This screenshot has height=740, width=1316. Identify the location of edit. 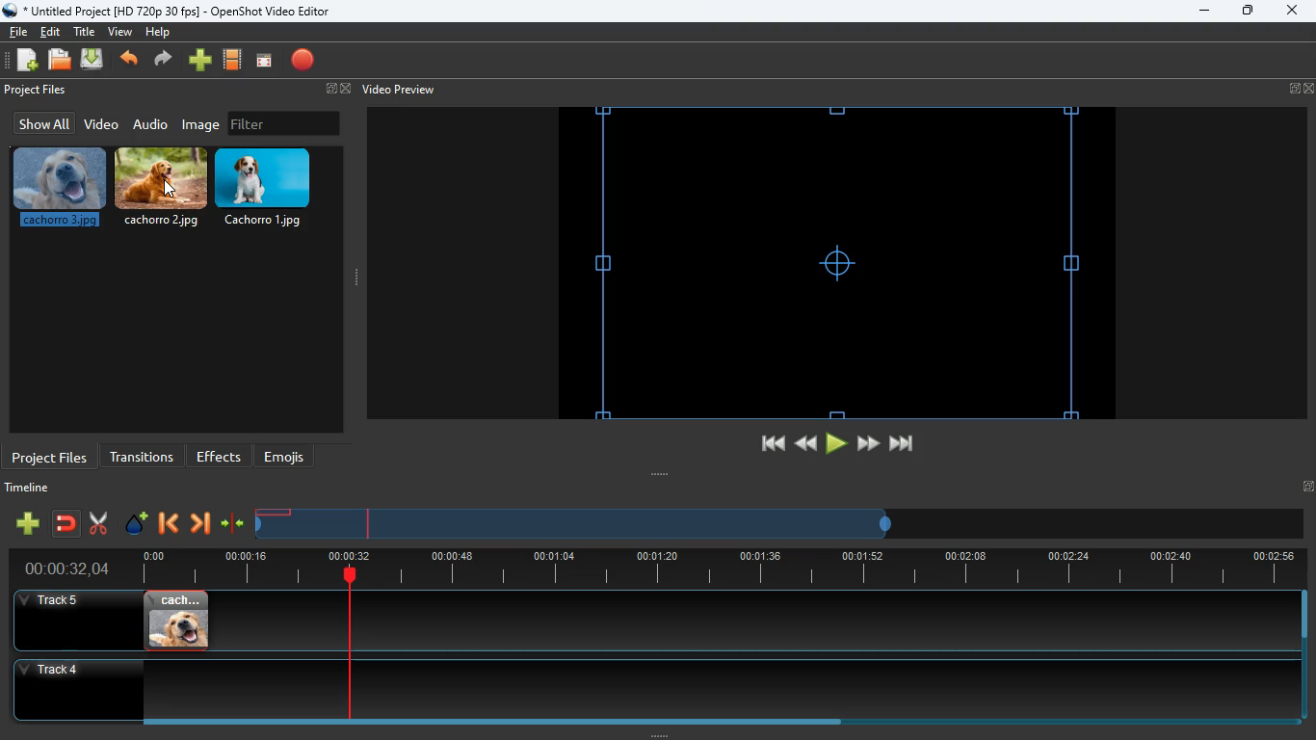
(53, 32).